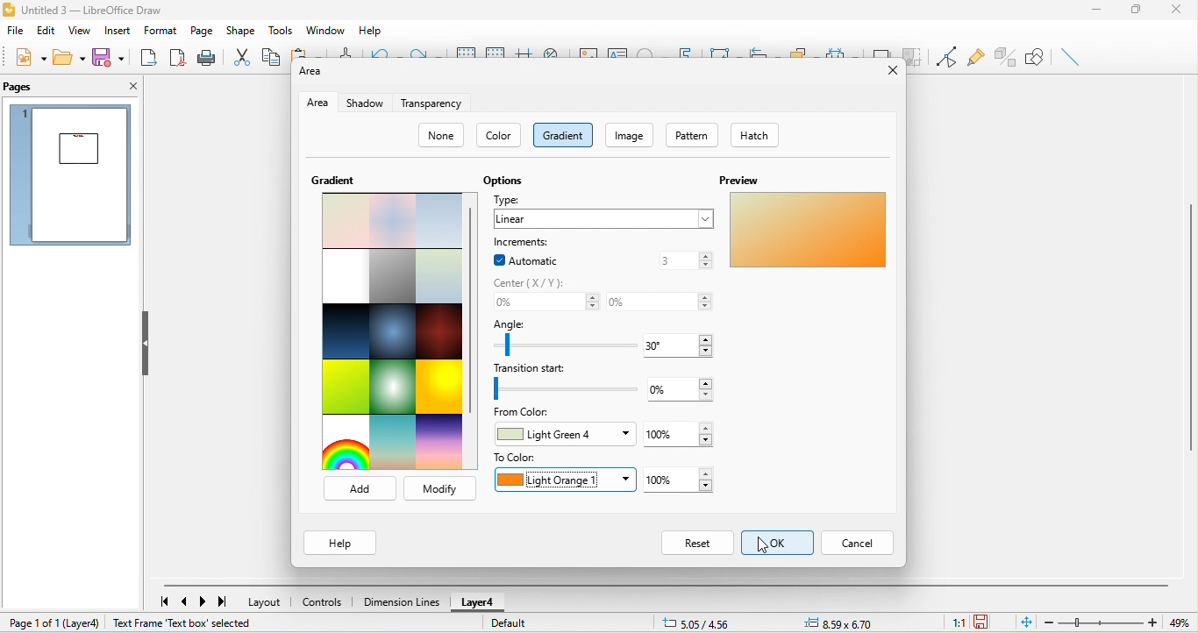 The width and height of the screenshot is (1198, 633). I want to click on copy, so click(272, 57).